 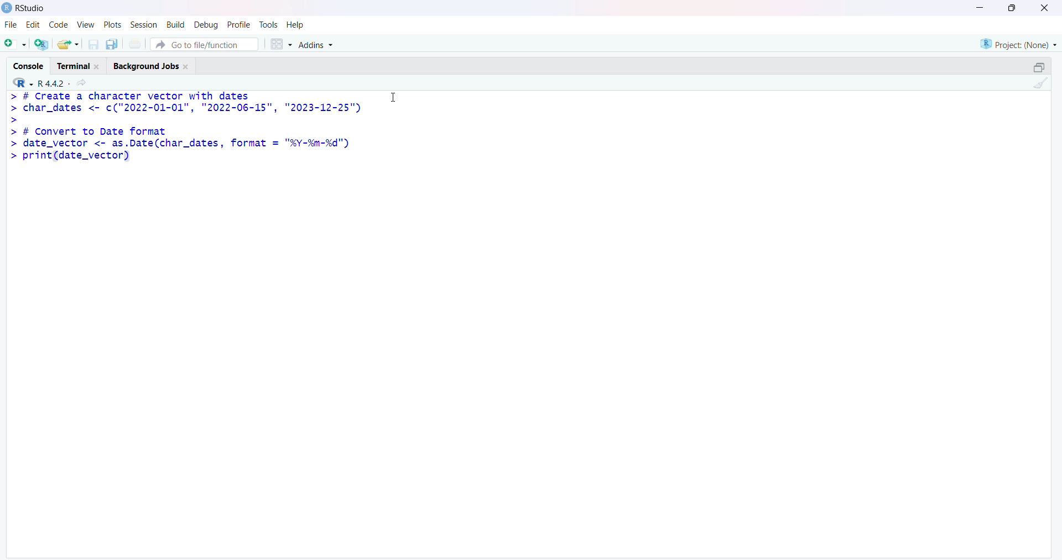 I want to click on Clear console (Ctrl +L), so click(x=1038, y=86).